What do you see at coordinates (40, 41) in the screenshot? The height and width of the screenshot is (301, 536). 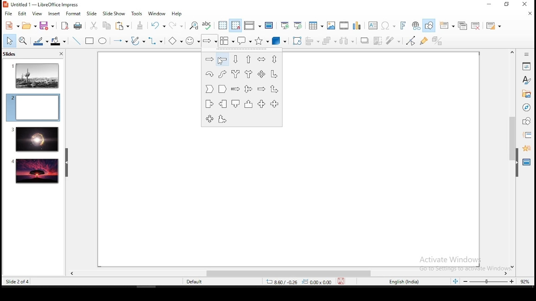 I see `line fill` at bounding box center [40, 41].